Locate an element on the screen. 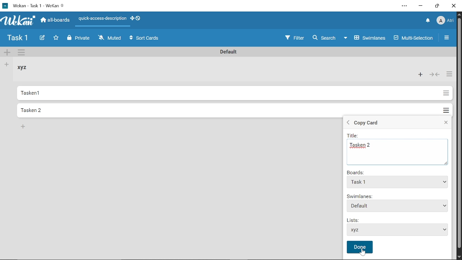  Tasken 2 is located at coordinates (399, 147).